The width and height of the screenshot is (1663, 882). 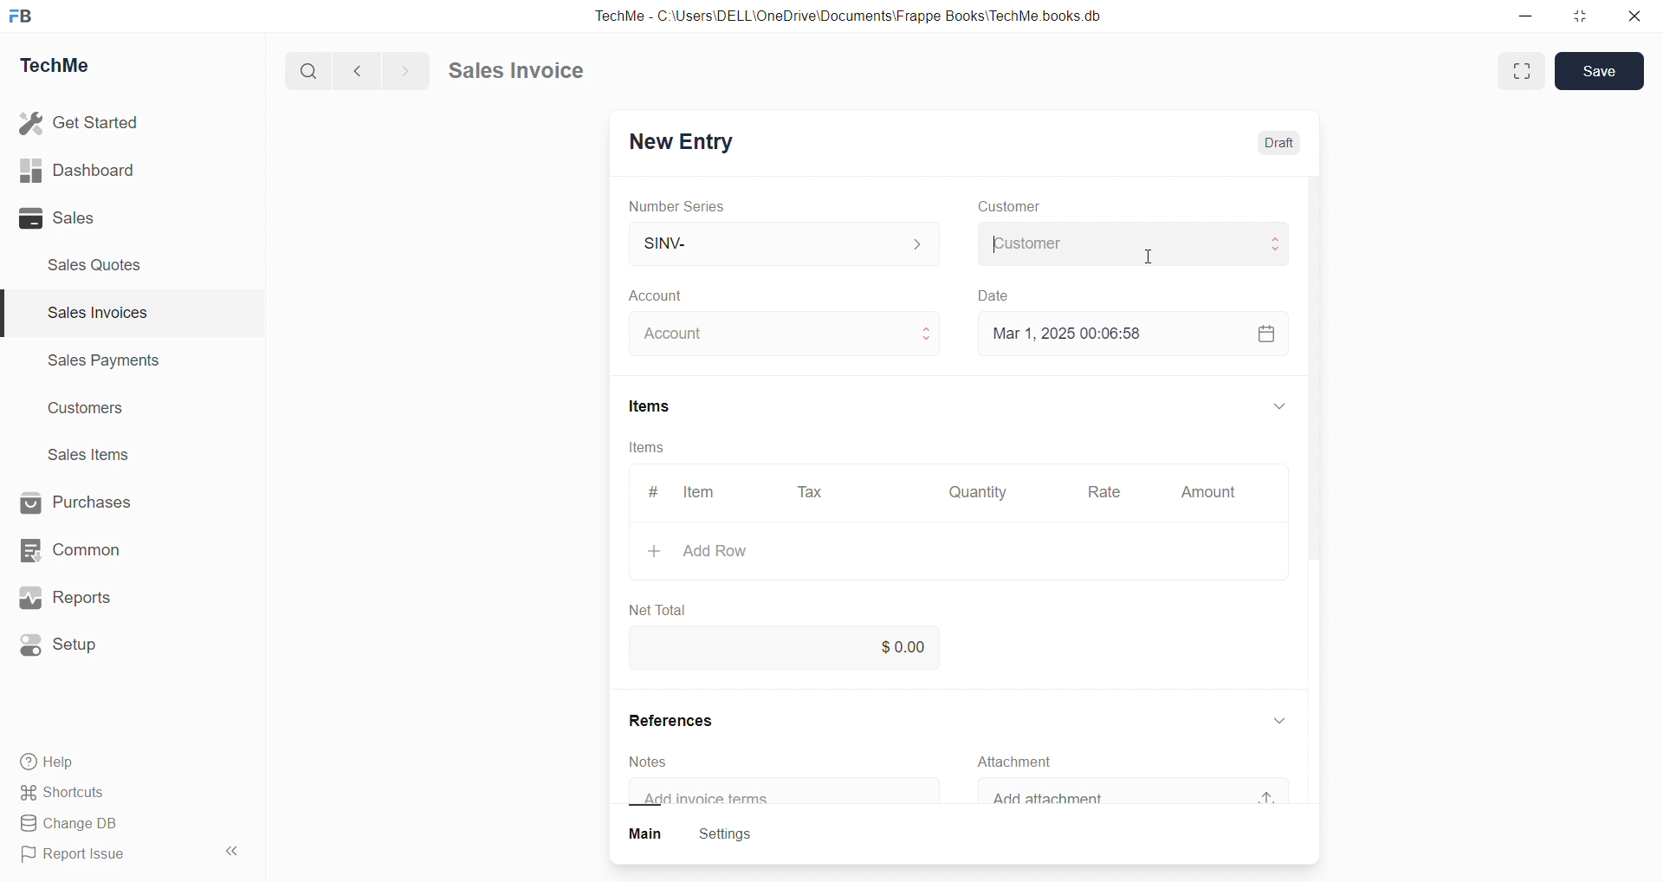 I want to click on Cursor, so click(x=1155, y=258).